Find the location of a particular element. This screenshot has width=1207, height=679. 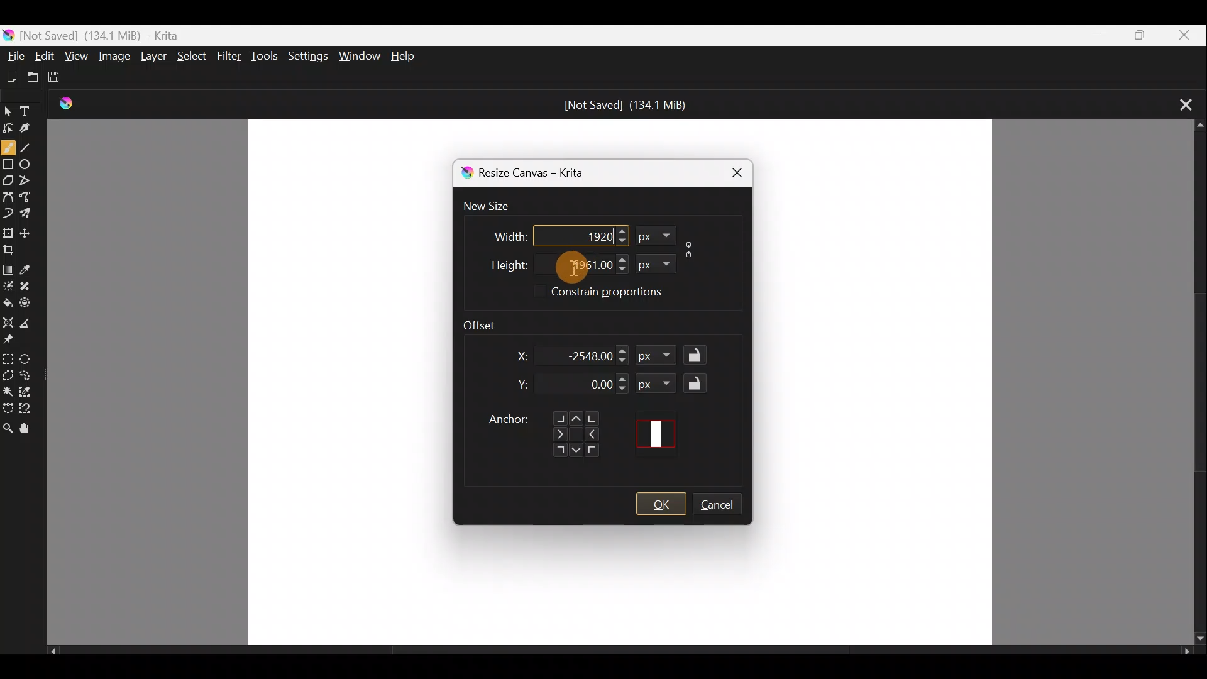

Move a layer is located at coordinates (30, 232).